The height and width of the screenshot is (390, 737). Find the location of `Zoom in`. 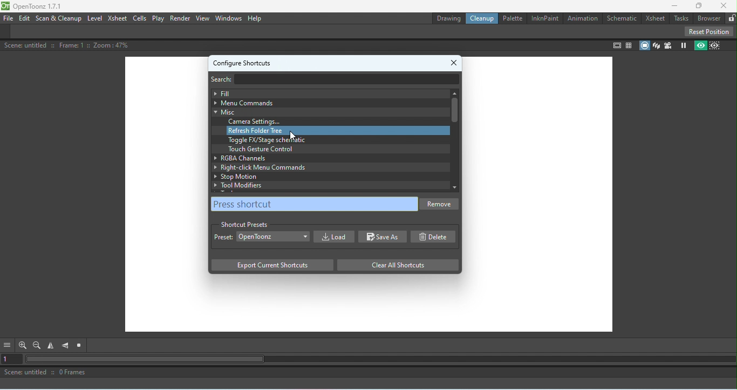

Zoom in is located at coordinates (22, 345).